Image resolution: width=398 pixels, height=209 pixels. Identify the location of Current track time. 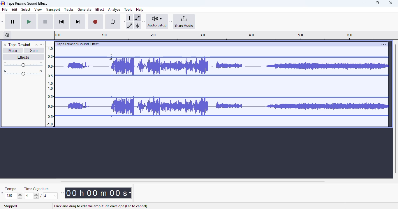
(96, 193).